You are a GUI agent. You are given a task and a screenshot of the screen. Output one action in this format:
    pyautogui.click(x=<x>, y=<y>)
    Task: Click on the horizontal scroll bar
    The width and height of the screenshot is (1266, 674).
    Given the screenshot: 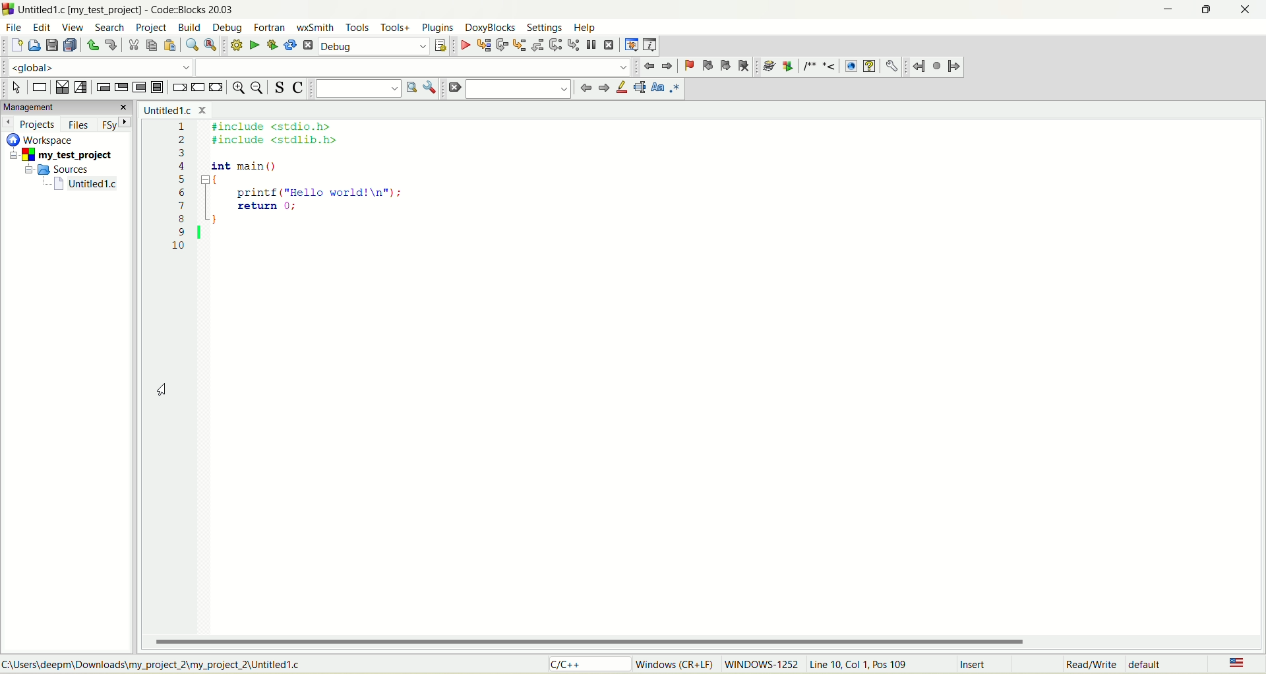 What is the action you would take?
    pyautogui.click(x=704, y=642)
    